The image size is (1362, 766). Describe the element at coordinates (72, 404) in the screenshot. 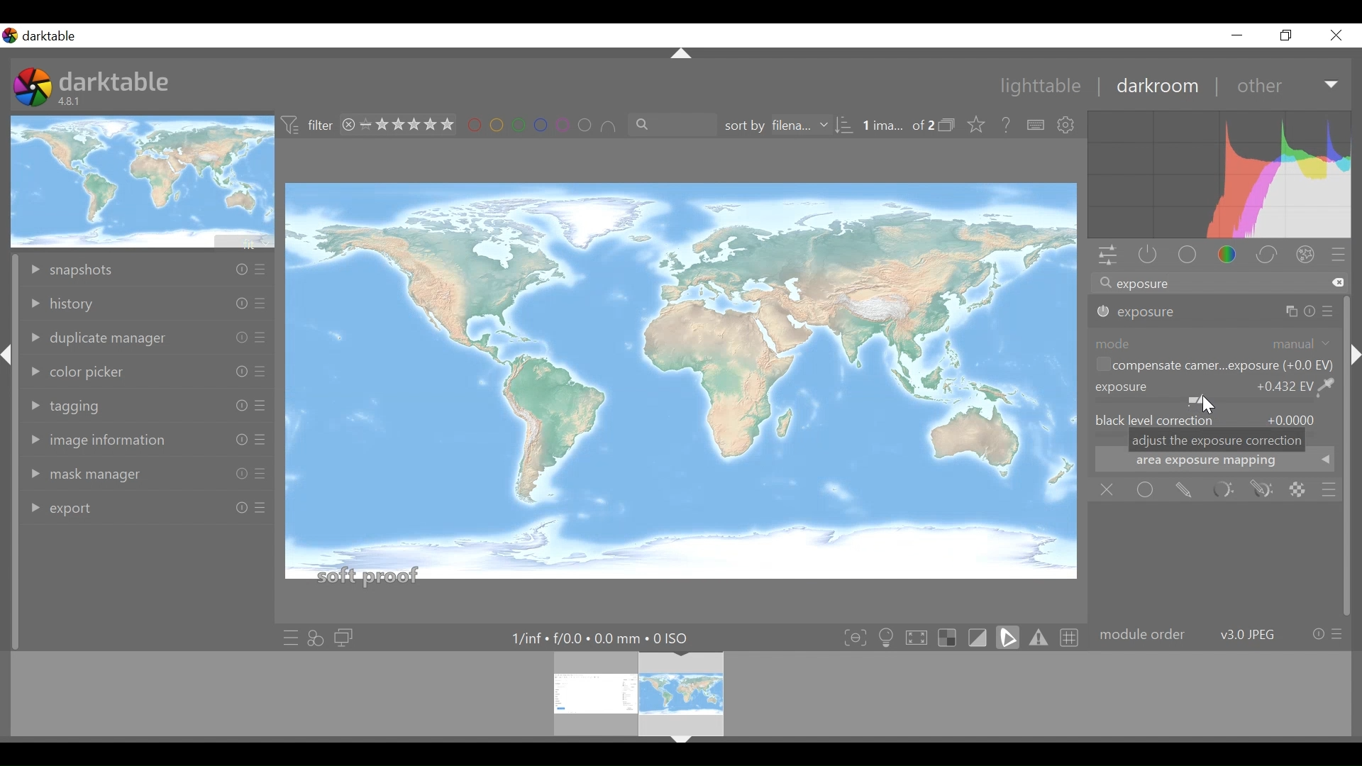

I see `tagging` at that location.